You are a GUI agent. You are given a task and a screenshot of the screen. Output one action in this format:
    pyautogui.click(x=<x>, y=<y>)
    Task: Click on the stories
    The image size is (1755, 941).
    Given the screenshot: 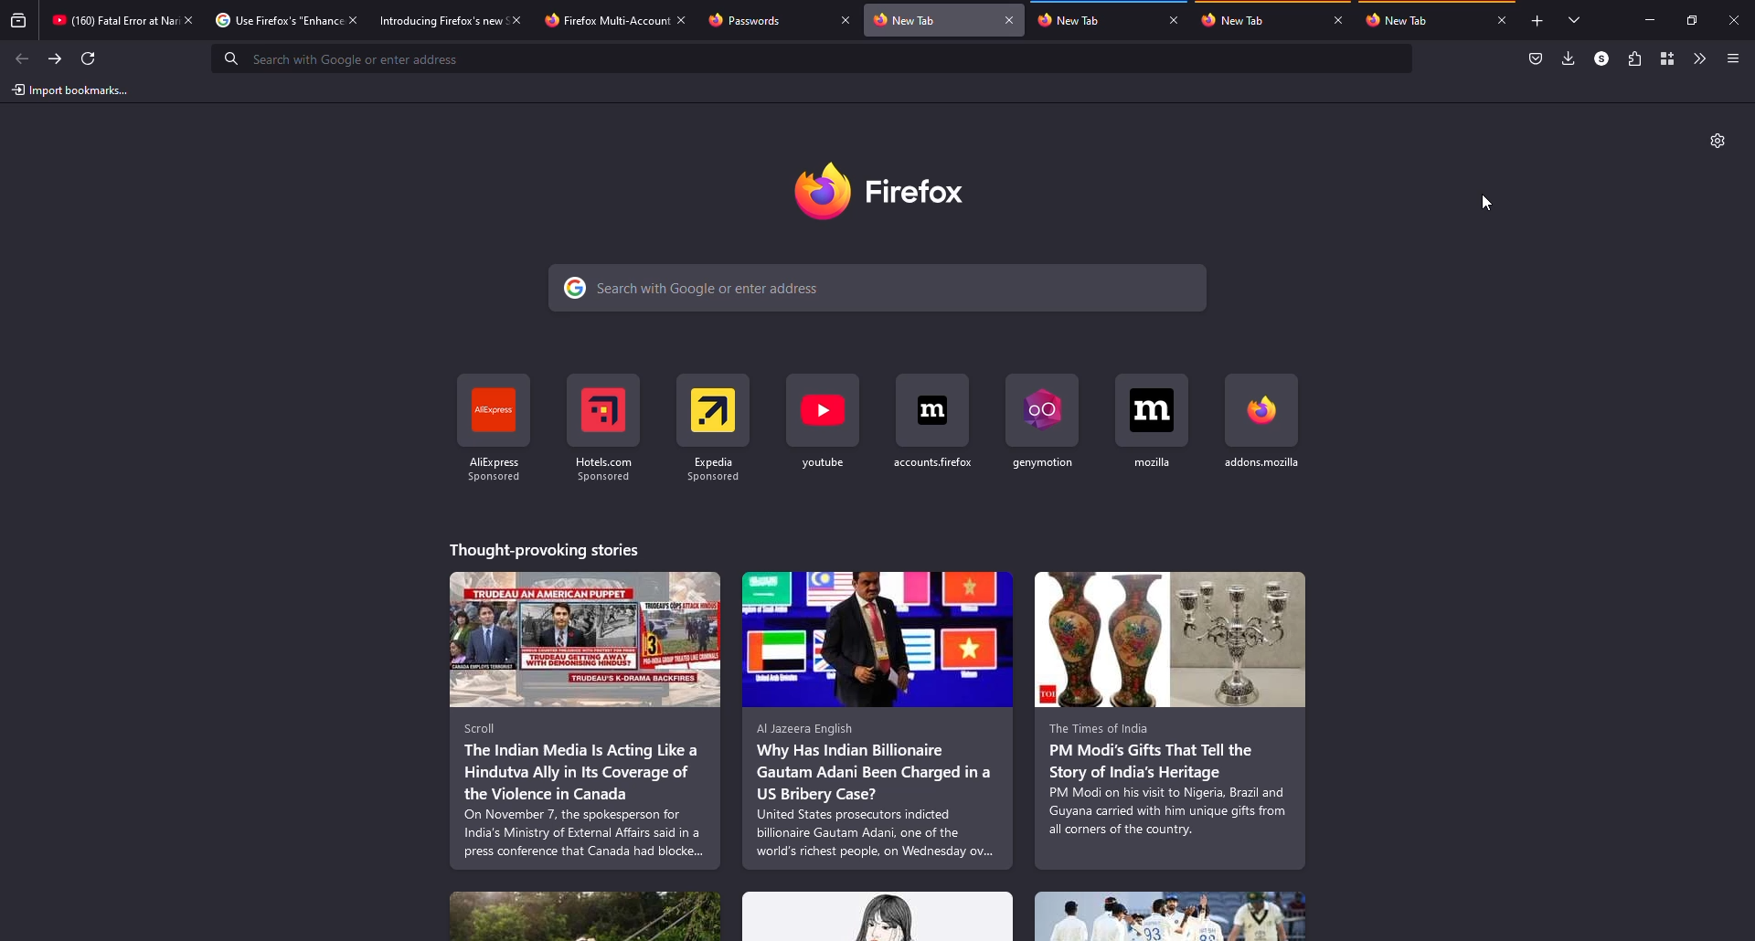 What is the action you would take?
    pyautogui.click(x=585, y=914)
    